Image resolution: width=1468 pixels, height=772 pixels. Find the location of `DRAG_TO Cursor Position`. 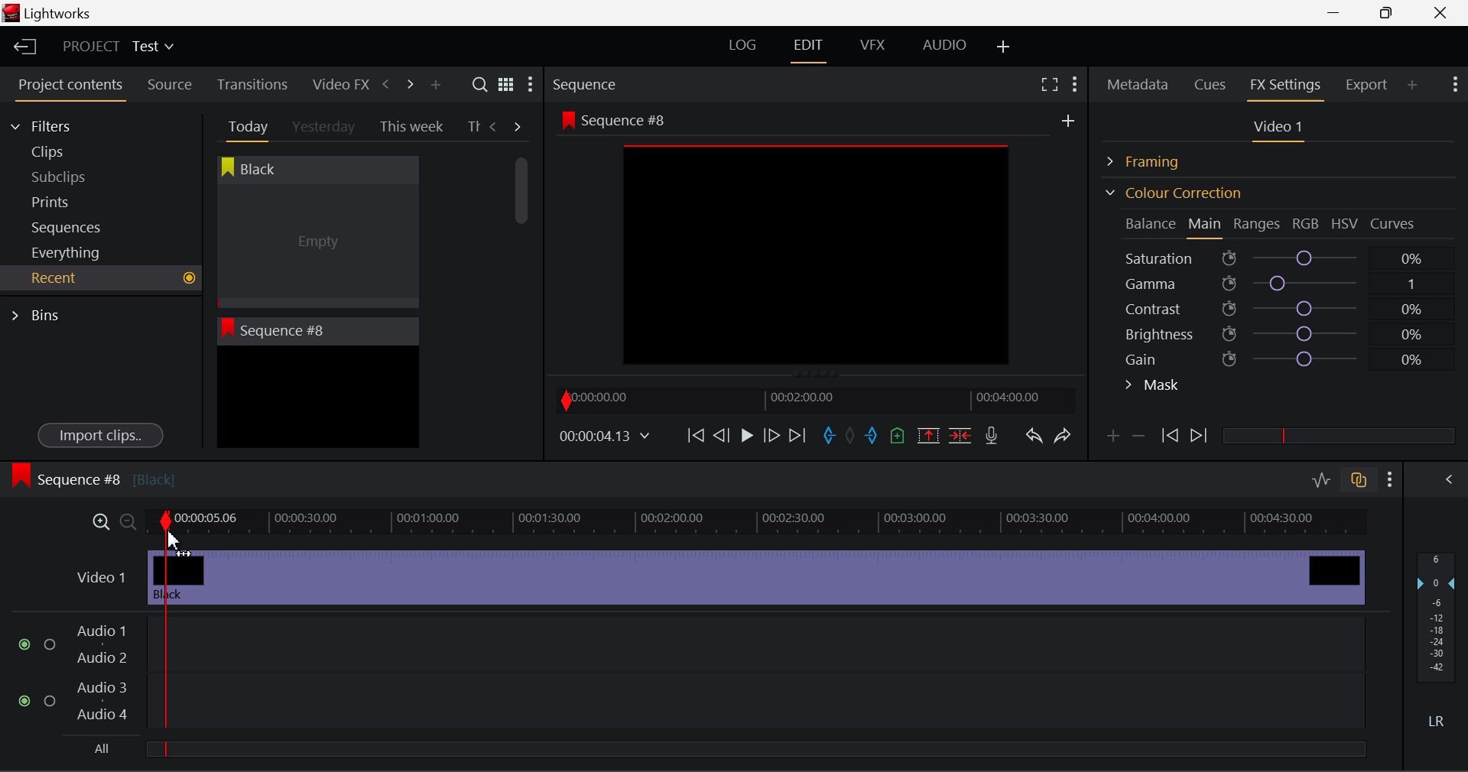

DRAG_TO Cursor Position is located at coordinates (175, 543).